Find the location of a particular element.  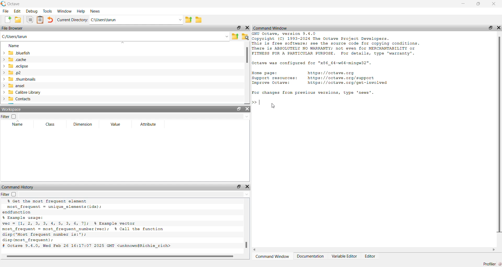

Documentation is located at coordinates (310, 256).